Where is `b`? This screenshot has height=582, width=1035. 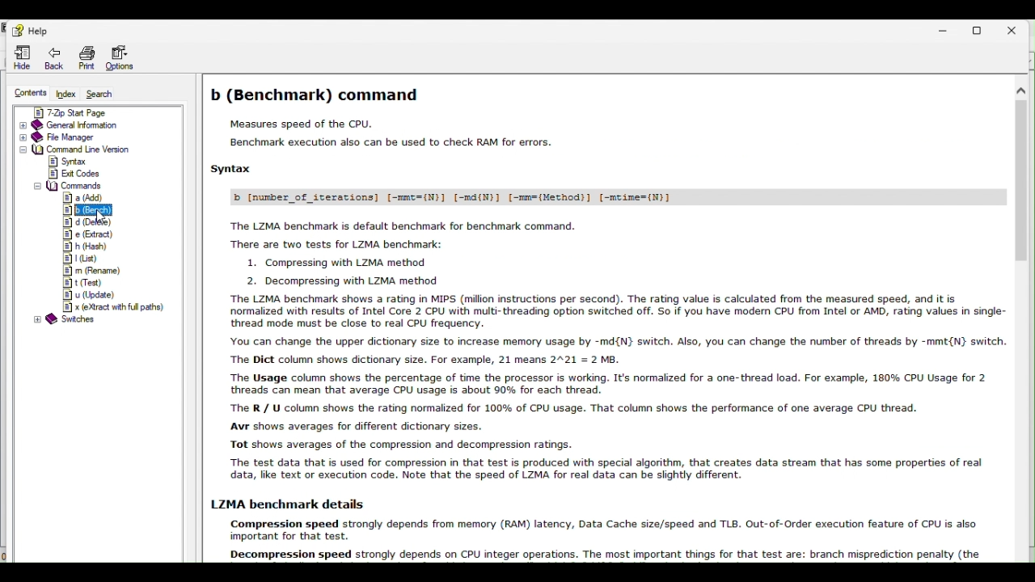 b is located at coordinates (89, 210).